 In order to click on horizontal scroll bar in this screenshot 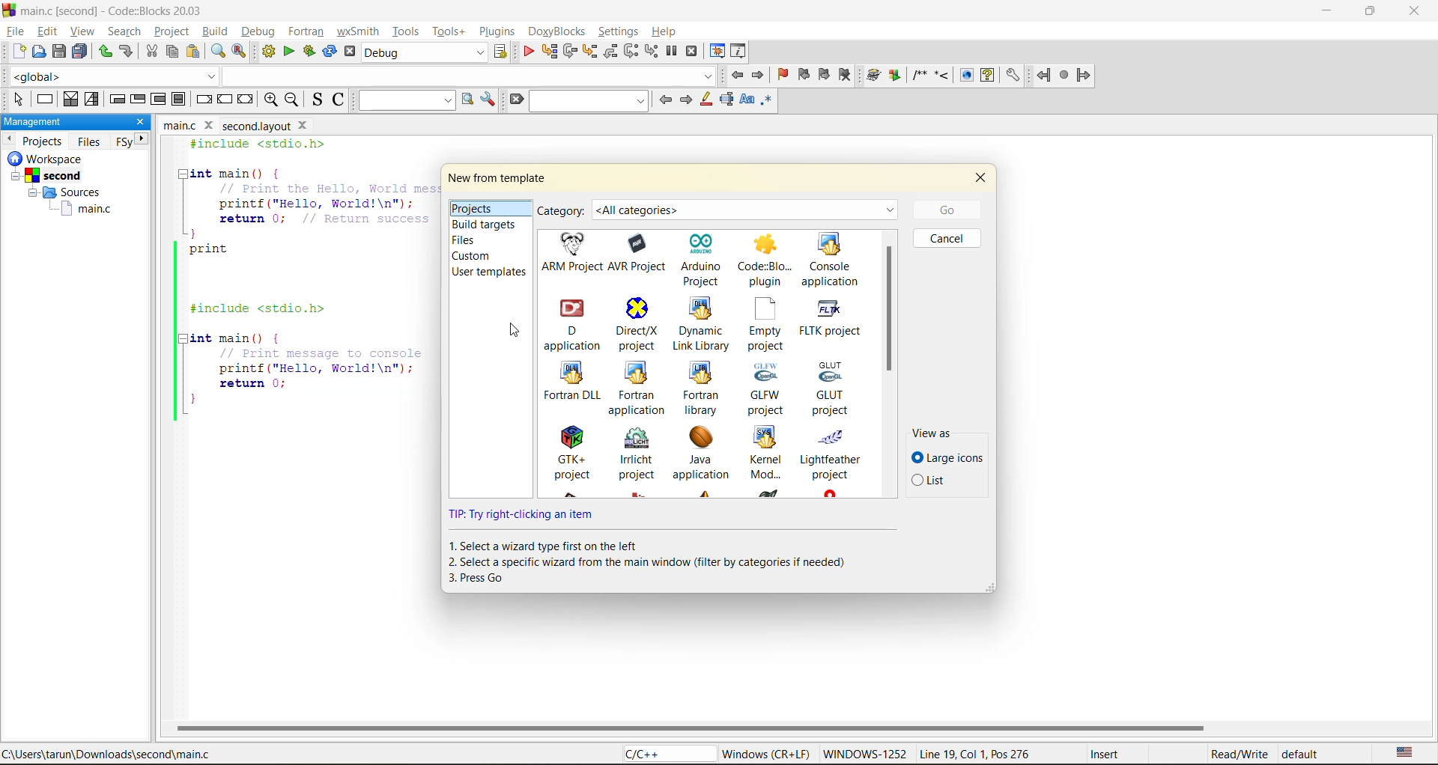, I will do `click(691, 728)`.